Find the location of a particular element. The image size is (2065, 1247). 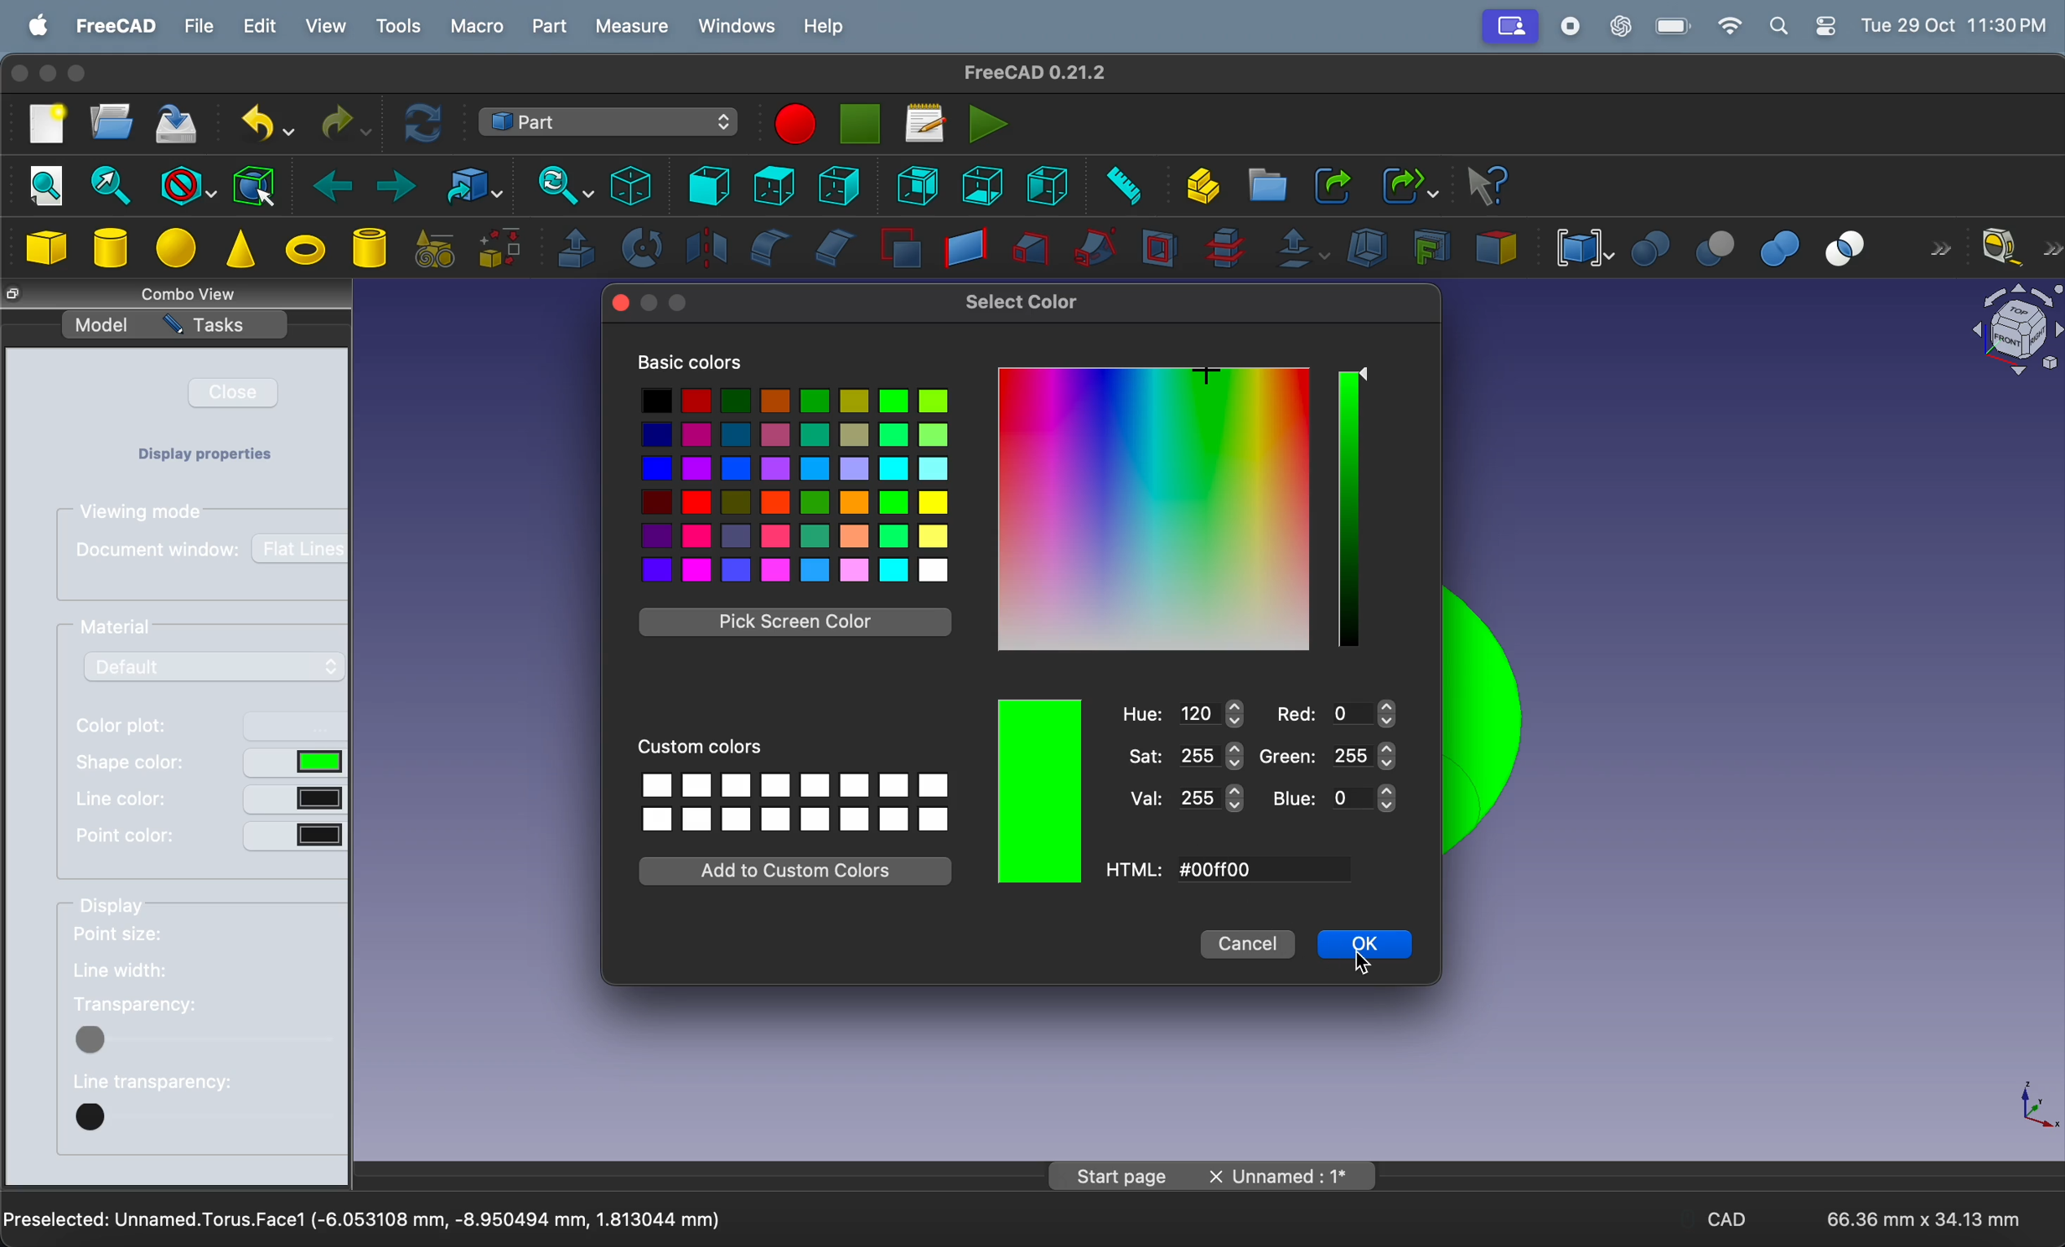

section is located at coordinates (1159, 248).